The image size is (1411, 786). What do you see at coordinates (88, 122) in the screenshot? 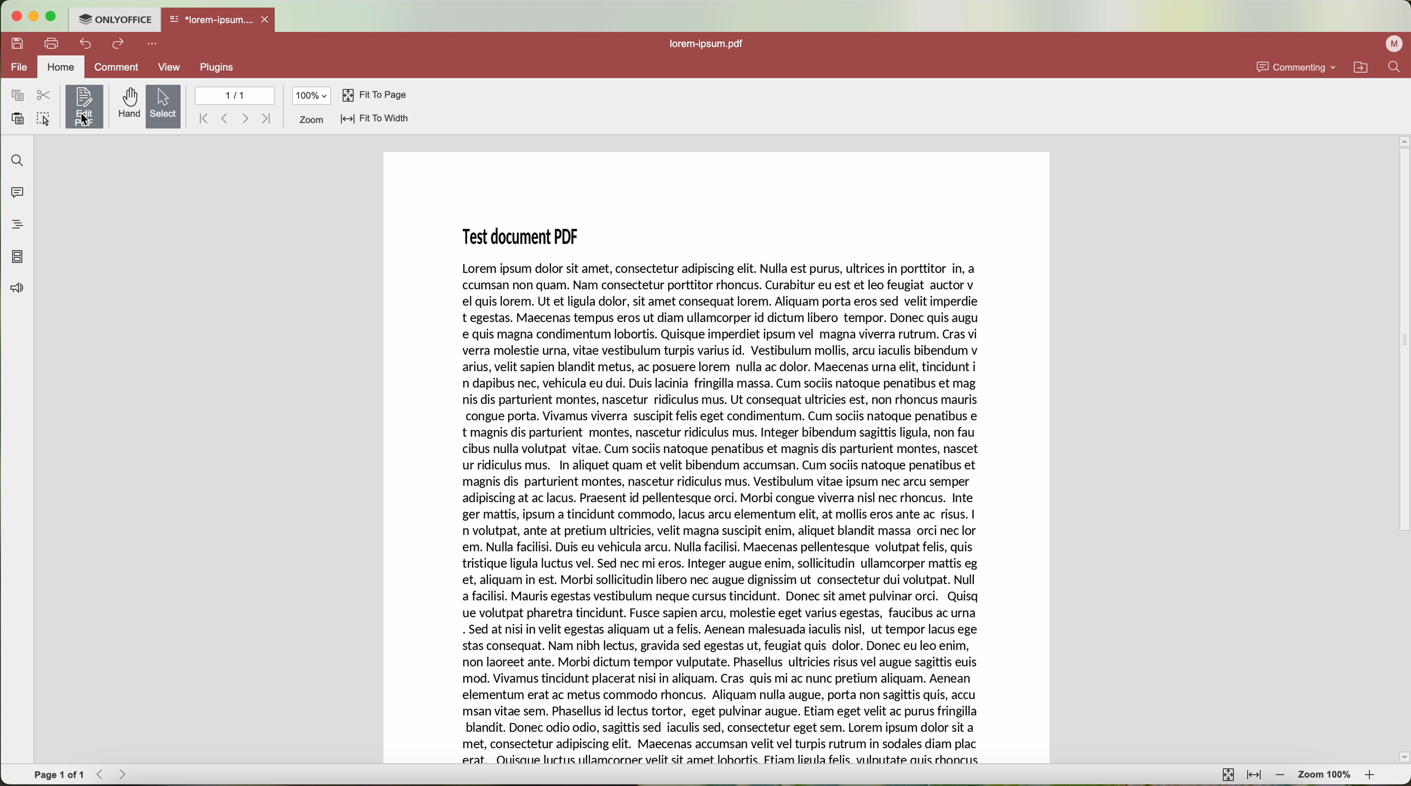
I see `cursor` at bounding box center [88, 122].